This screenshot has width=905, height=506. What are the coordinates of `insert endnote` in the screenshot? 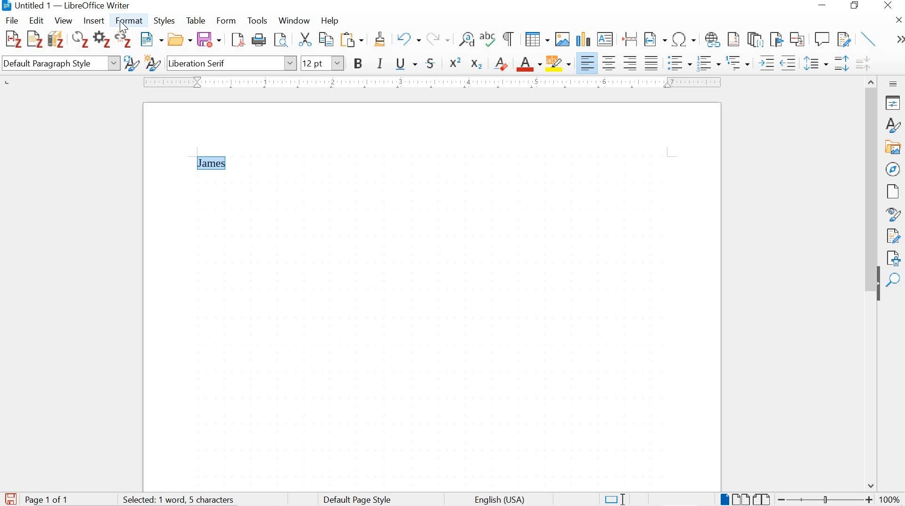 It's located at (733, 40).